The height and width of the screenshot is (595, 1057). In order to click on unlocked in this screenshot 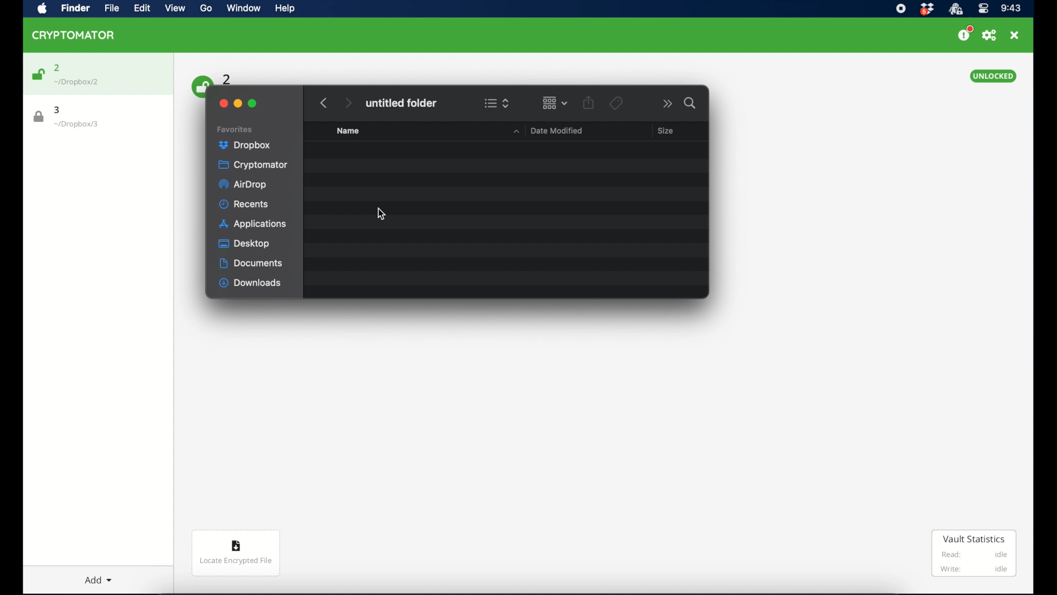, I will do `click(993, 76)`.